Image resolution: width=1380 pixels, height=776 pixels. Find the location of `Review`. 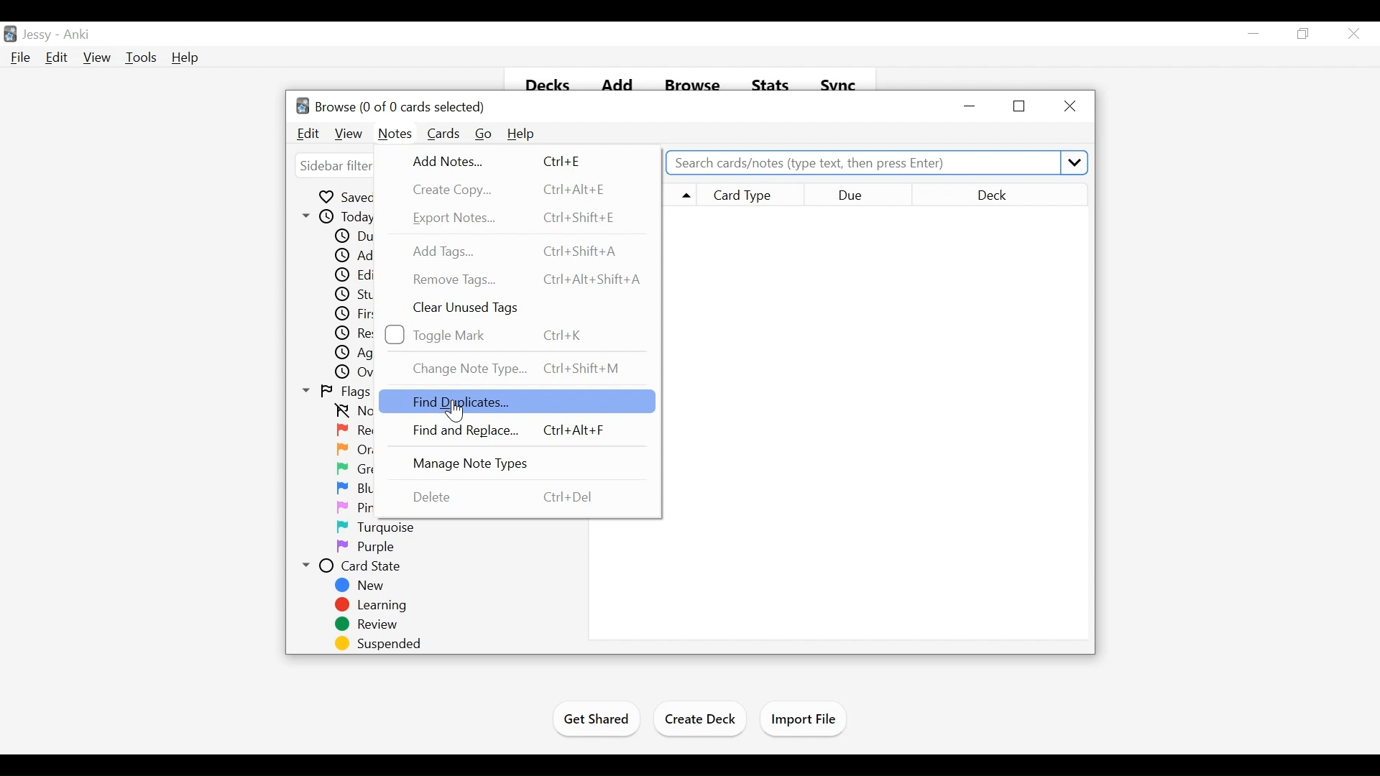

Review is located at coordinates (366, 625).